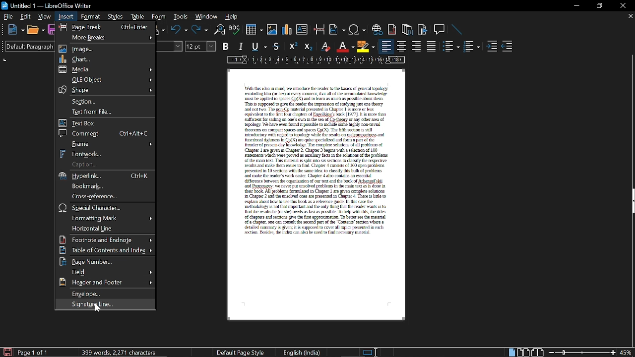  I want to click on view, so click(45, 16).